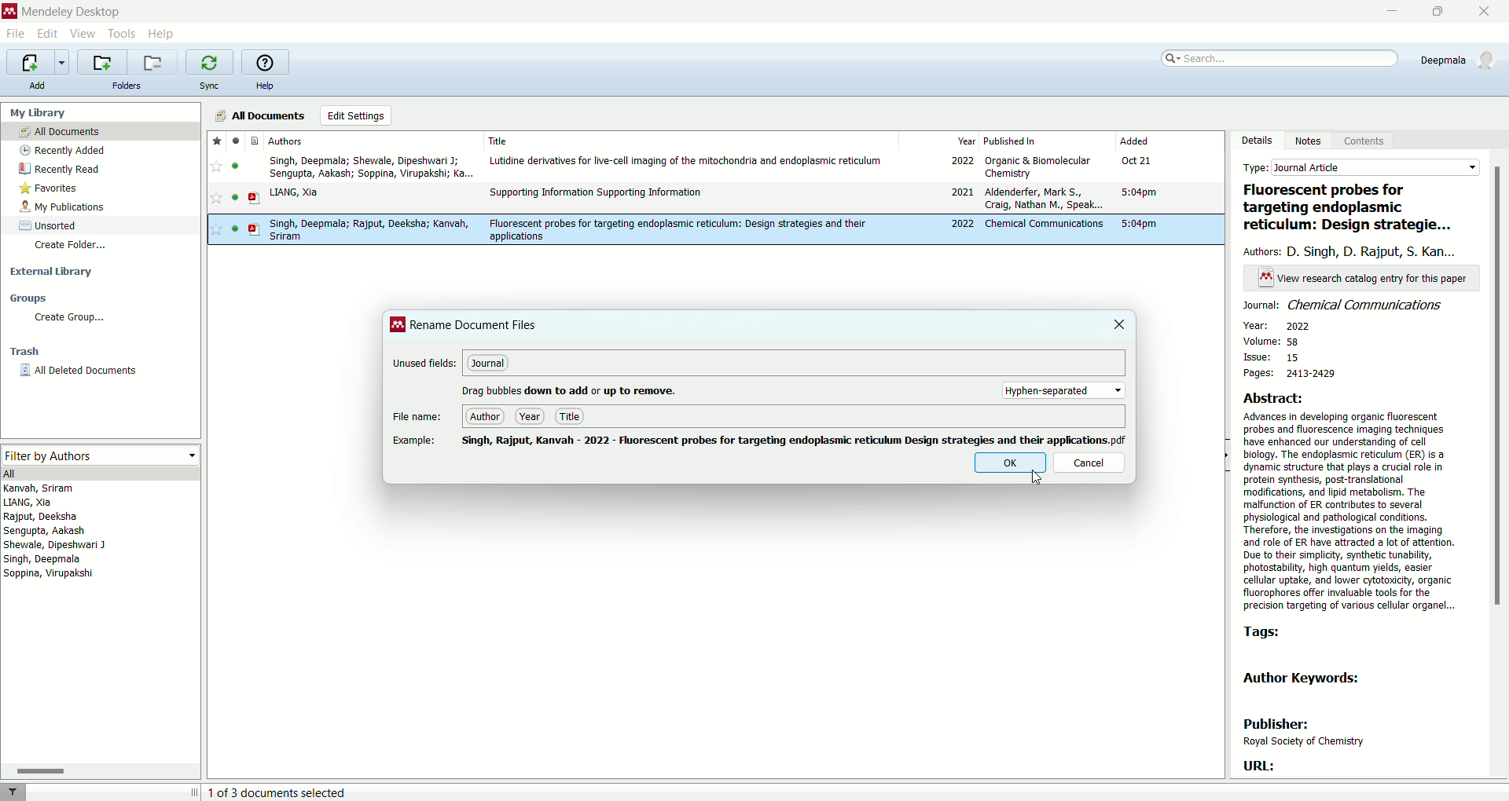  Describe the element at coordinates (306, 192) in the screenshot. I see `y LIANG, Xia` at that location.